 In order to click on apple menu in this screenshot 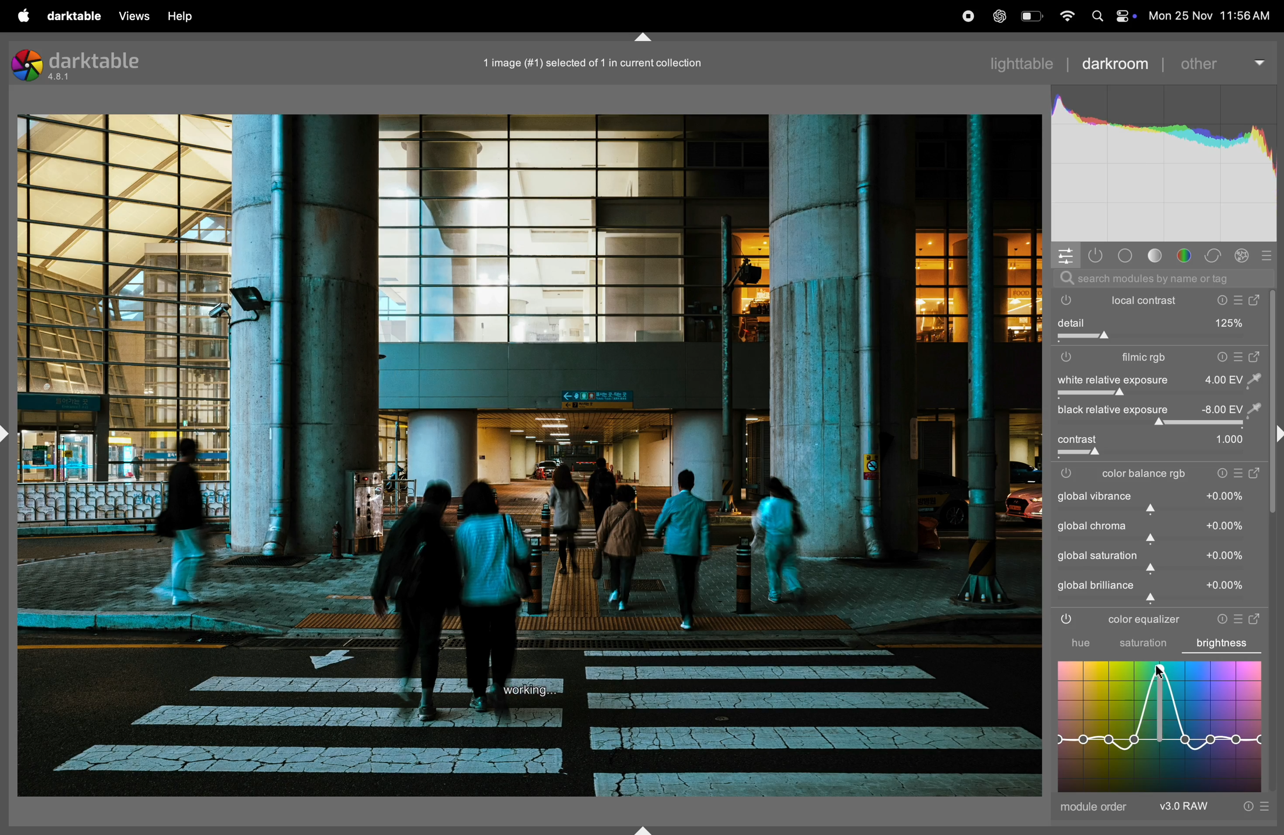, I will do `click(24, 16)`.